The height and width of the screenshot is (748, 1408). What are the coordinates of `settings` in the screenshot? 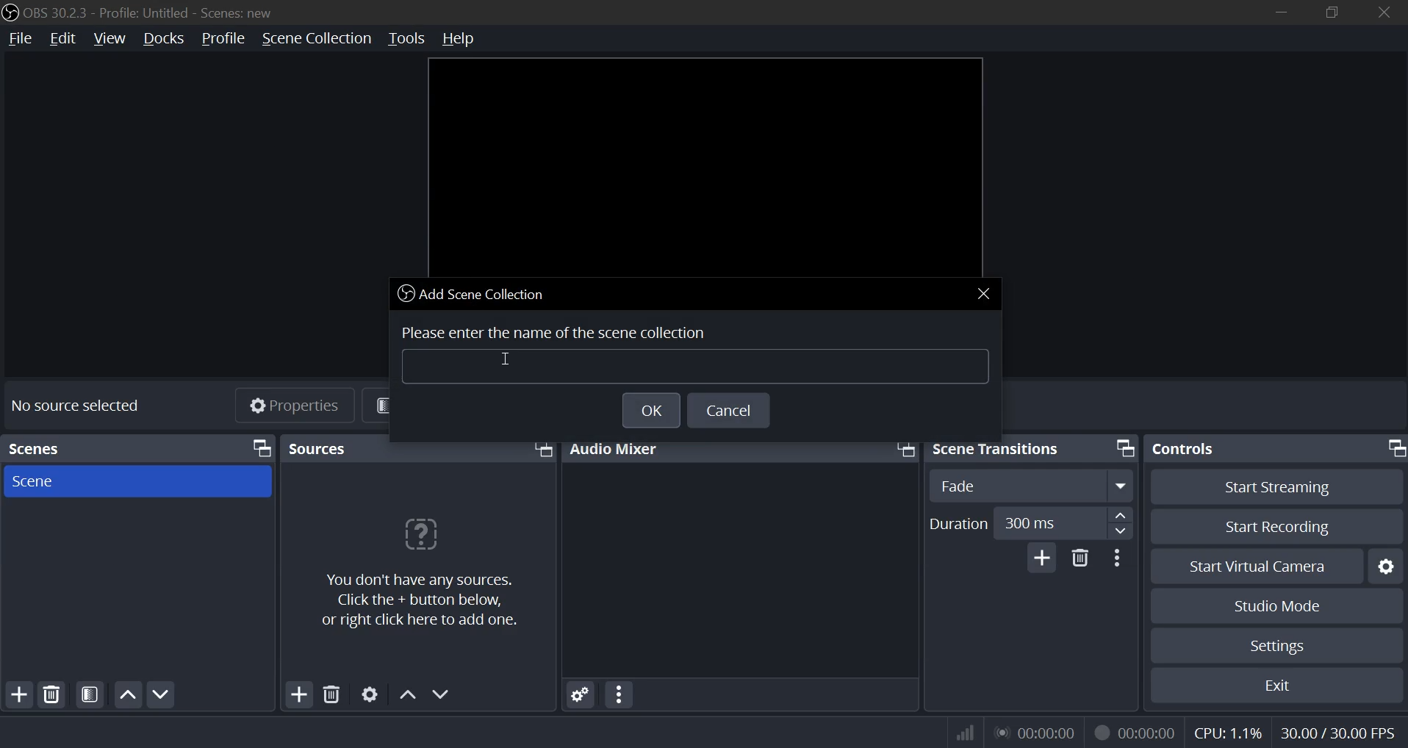 It's located at (1279, 644).